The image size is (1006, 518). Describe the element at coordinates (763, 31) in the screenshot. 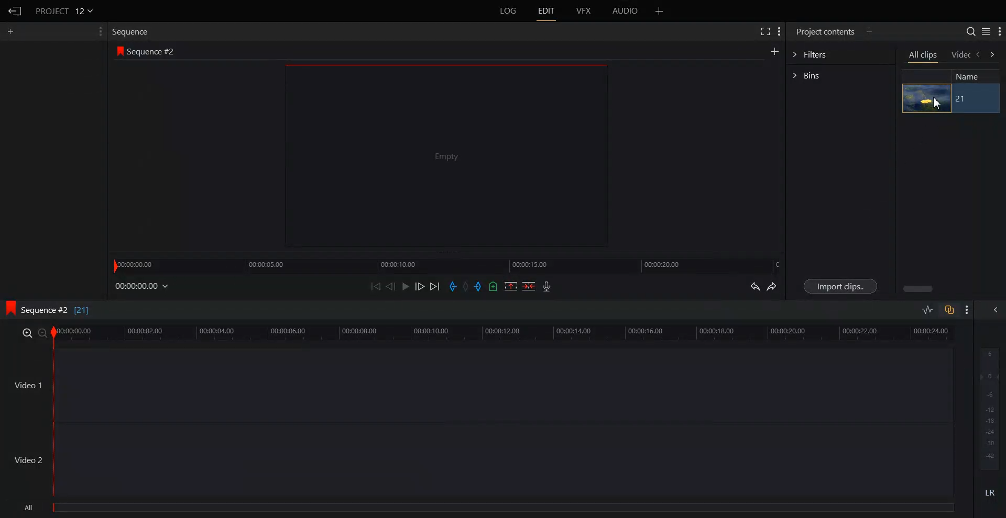

I see `Full screen` at that location.